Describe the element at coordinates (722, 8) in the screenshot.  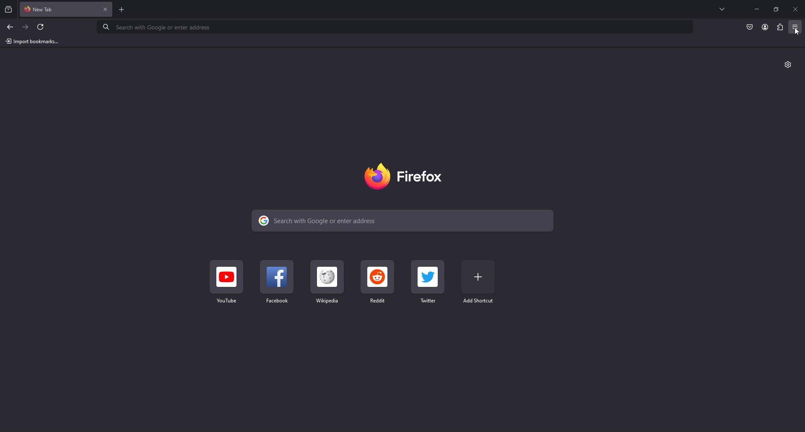
I see `list all tabs` at that location.